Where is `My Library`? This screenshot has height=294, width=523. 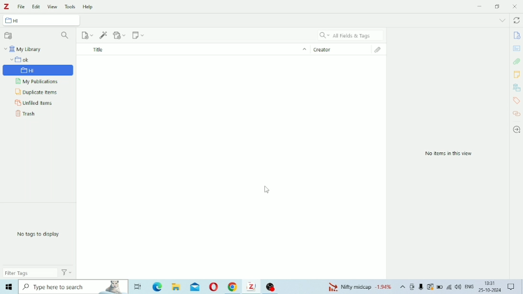 My Library is located at coordinates (23, 49).